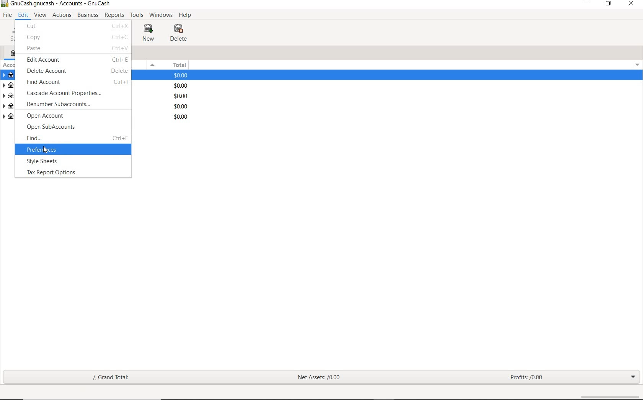 Image resolution: width=643 pixels, height=400 pixels. I want to click on cascade account properties, so click(64, 94).